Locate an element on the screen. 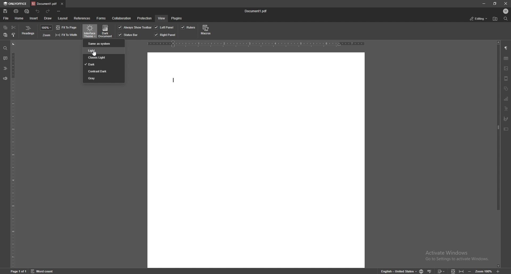 The height and width of the screenshot is (274, 511). heading is located at coordinates (5, 68).